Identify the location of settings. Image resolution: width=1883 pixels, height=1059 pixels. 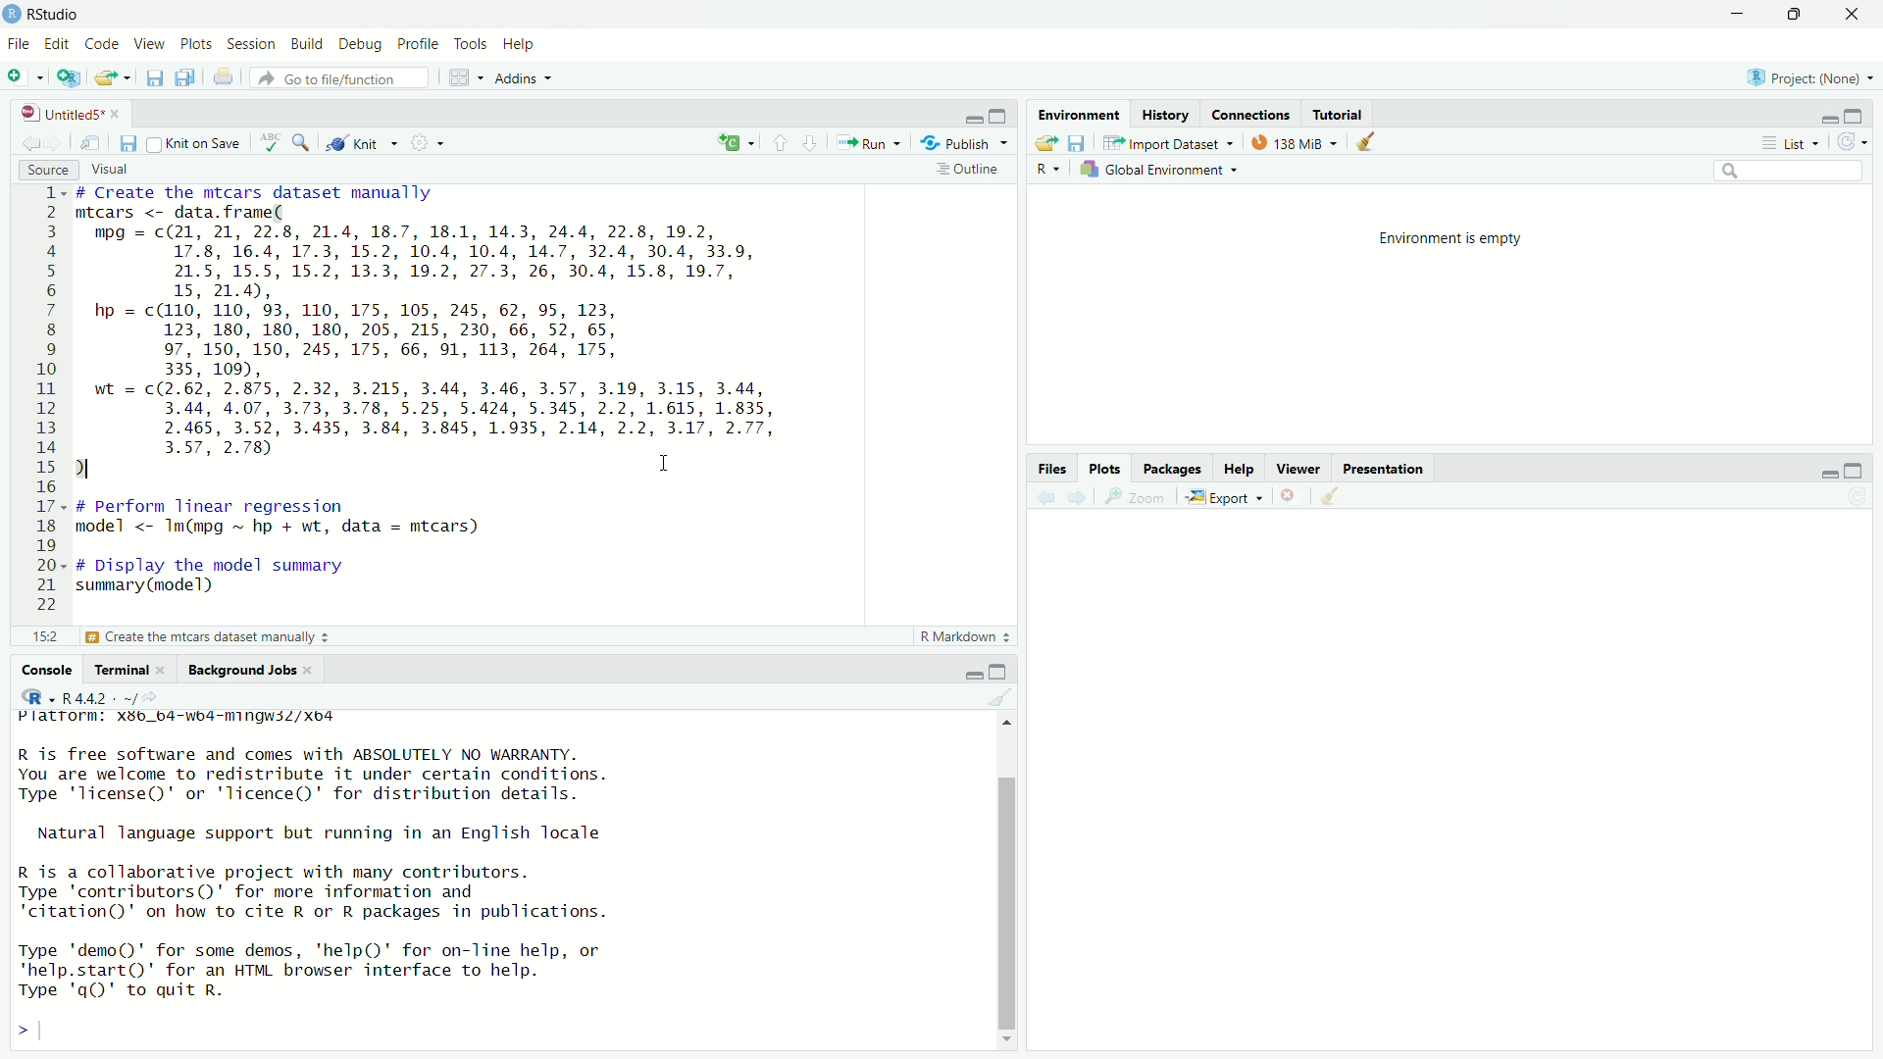
(426, 141).